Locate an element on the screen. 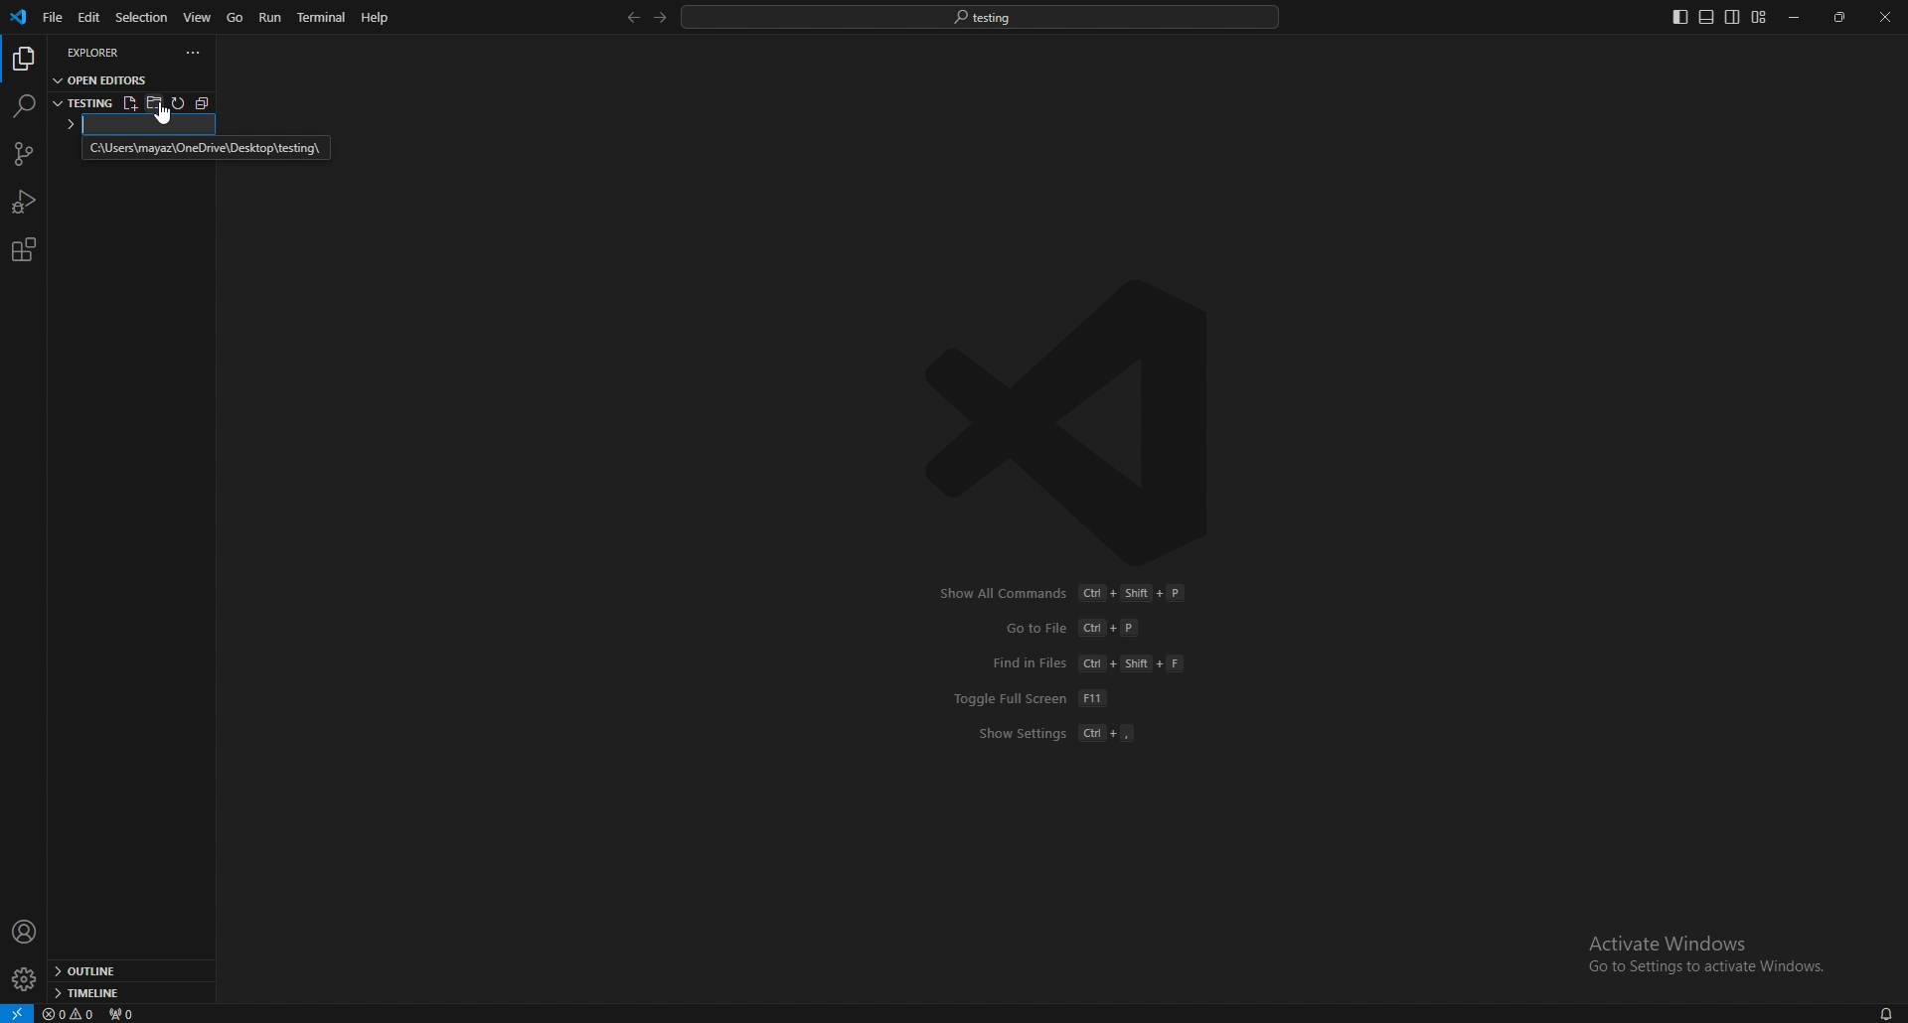 This screenshot has height=1023, width=1908. vscode is located at coordinates (20, 17).